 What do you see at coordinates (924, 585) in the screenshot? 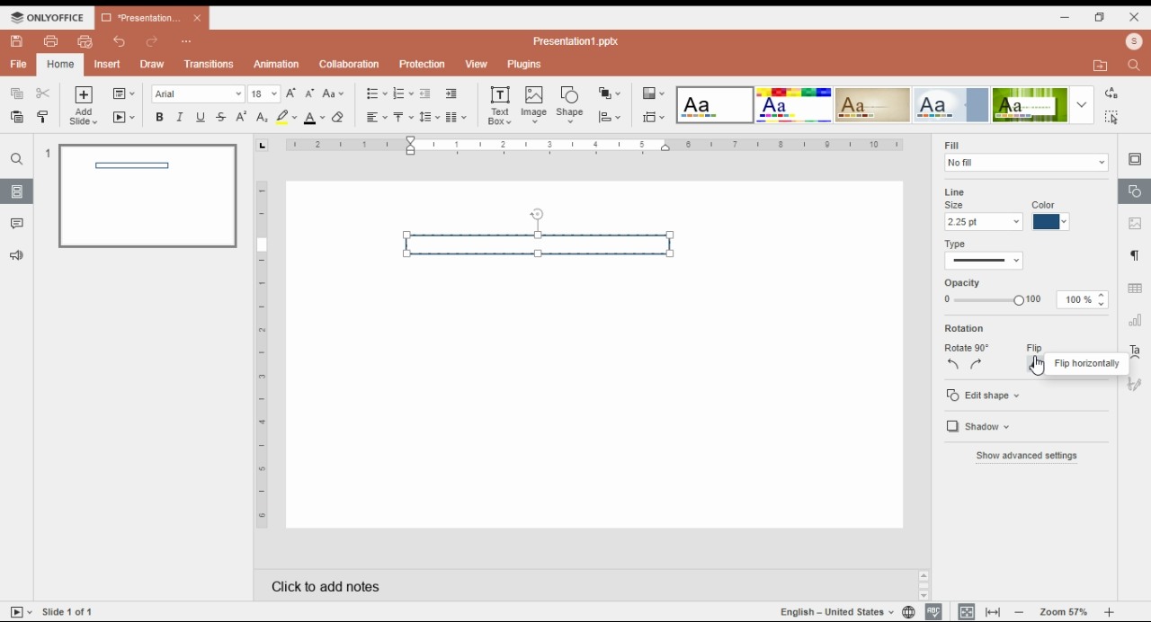
I see `scrollbar` at bounding box center [924, 585].